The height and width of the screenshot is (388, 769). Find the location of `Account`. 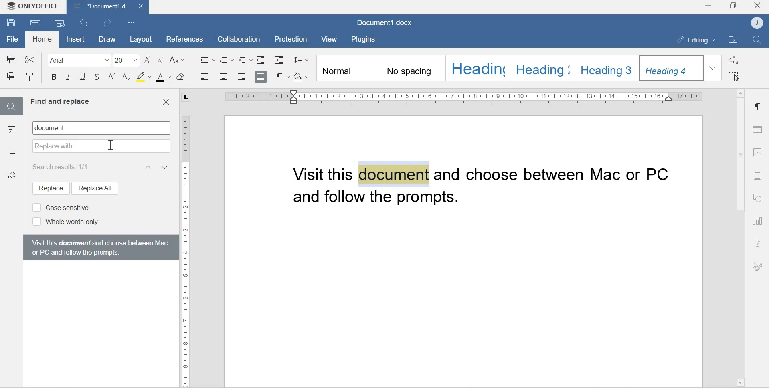

Account is located at coordinates (758, 23).